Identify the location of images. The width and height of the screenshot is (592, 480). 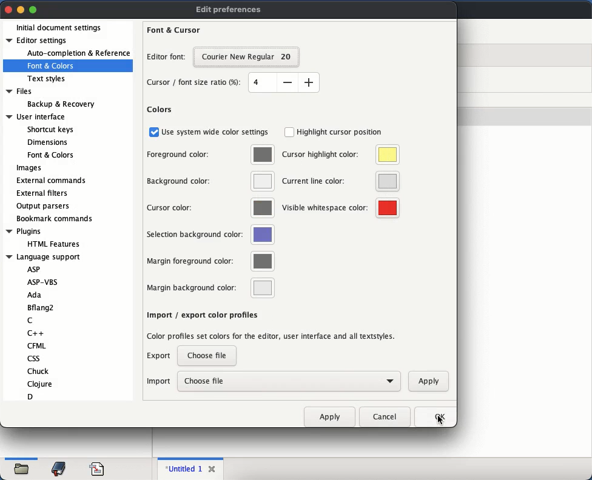
(29, 168).